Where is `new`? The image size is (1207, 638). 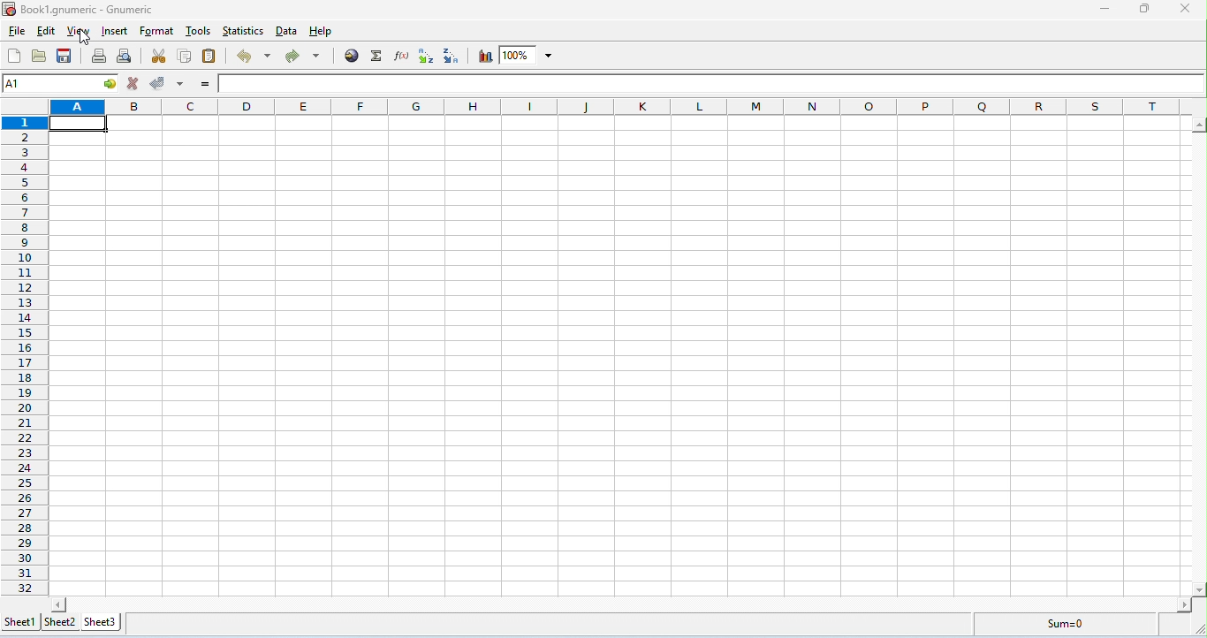
new is located at coordinates (16, 56).